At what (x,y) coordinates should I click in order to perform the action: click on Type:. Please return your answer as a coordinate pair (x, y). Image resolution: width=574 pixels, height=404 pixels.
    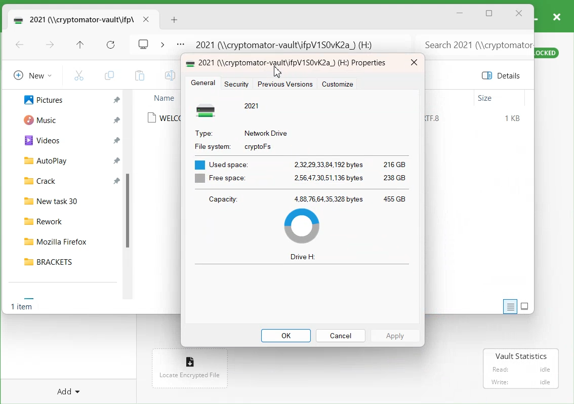
    Looking at the image, I should click on (203, 132).